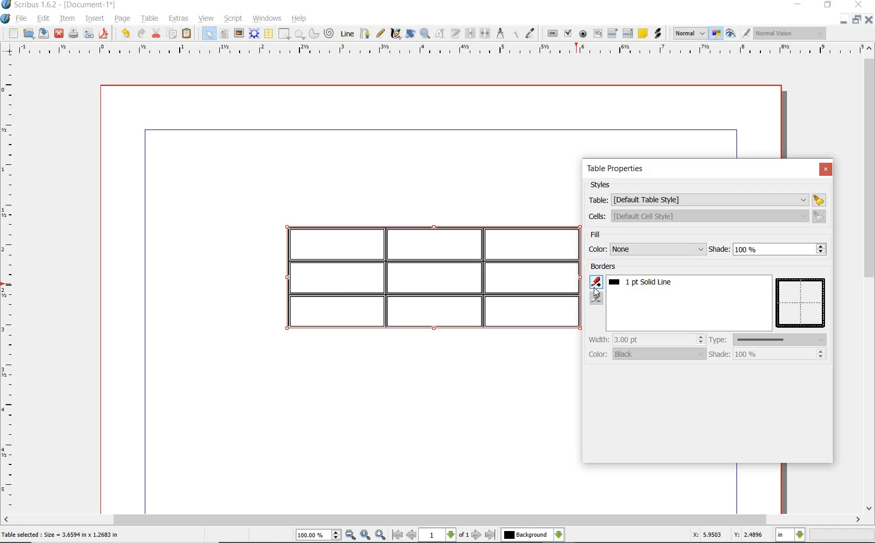 The width and height of the screenshot is (875, 543). I want to click on RESTORE, so click(857, 19).